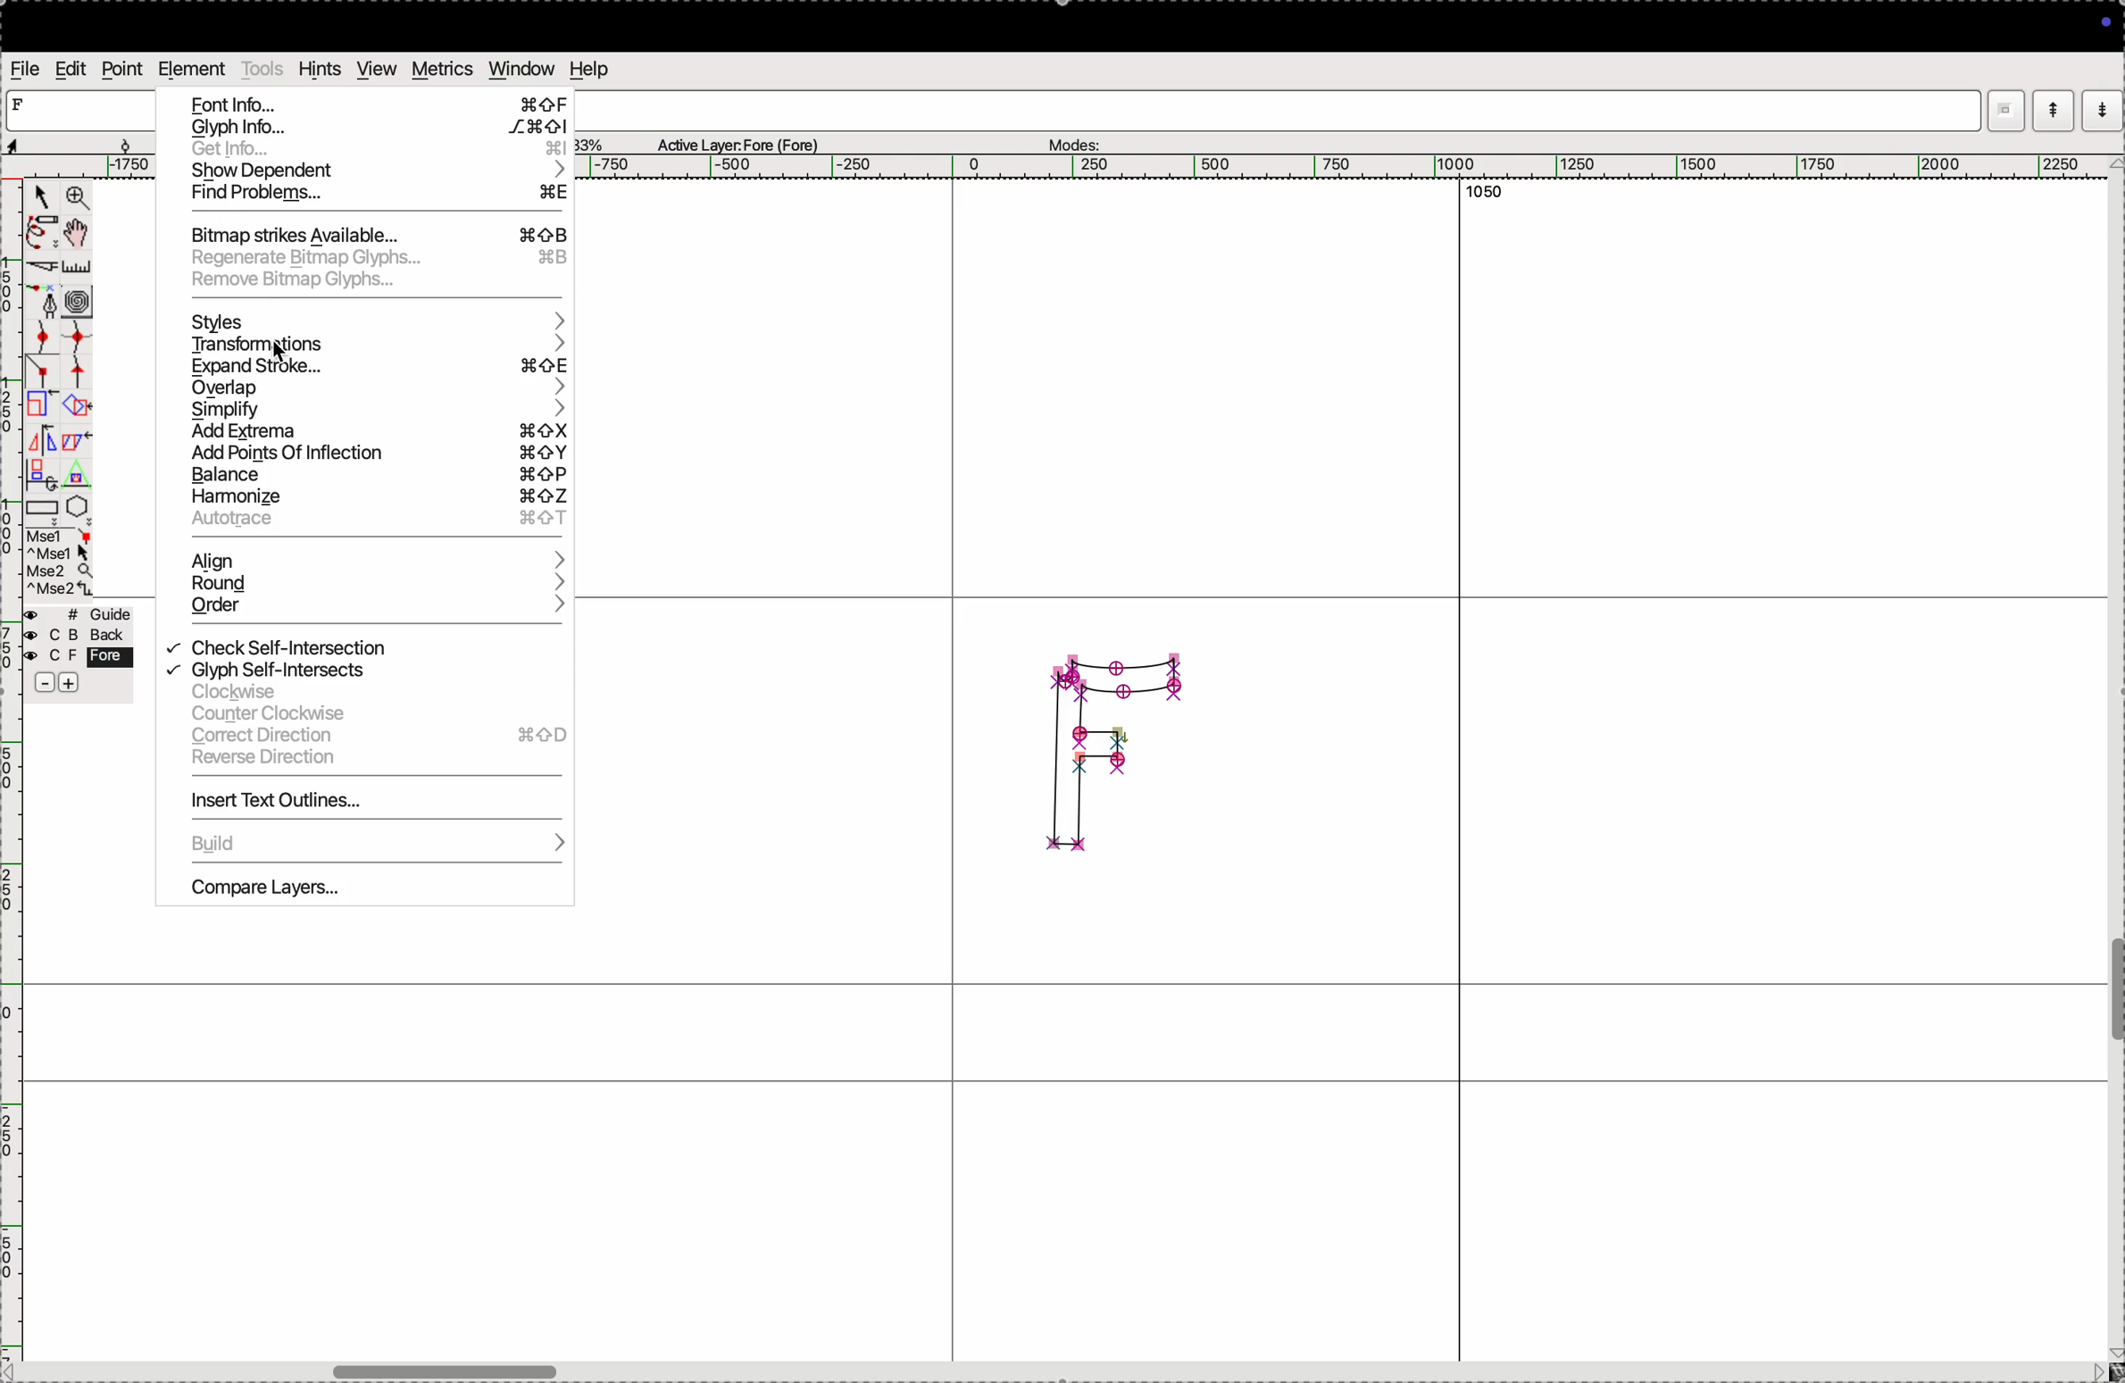 Image resolution: width=2125 pixels, height=1383 pixels. What do you see at coordinates (378, 737) in the screenshot?
I see `correct direction` at bounding box center [378, 737].